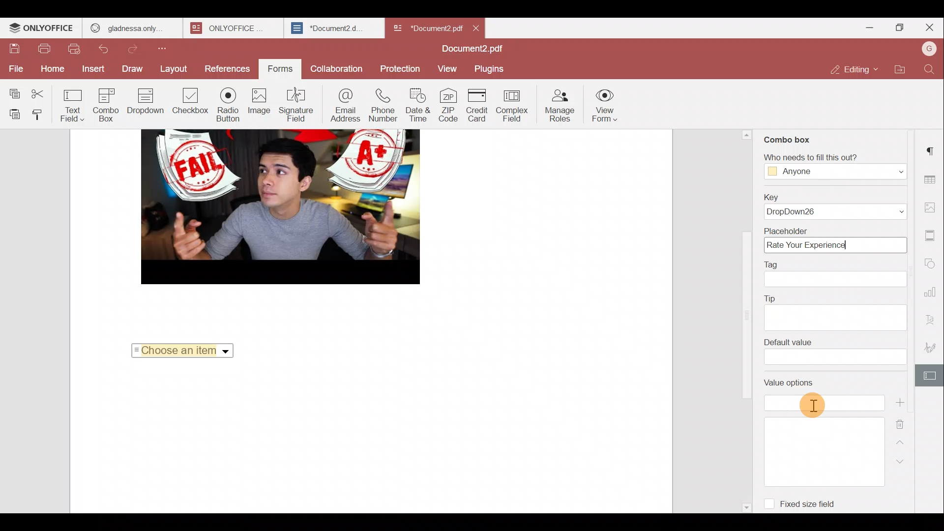  What do you see at coordinates (902, 403) in the screenshot?
I see `Add value` at bounding box center [902, 403].